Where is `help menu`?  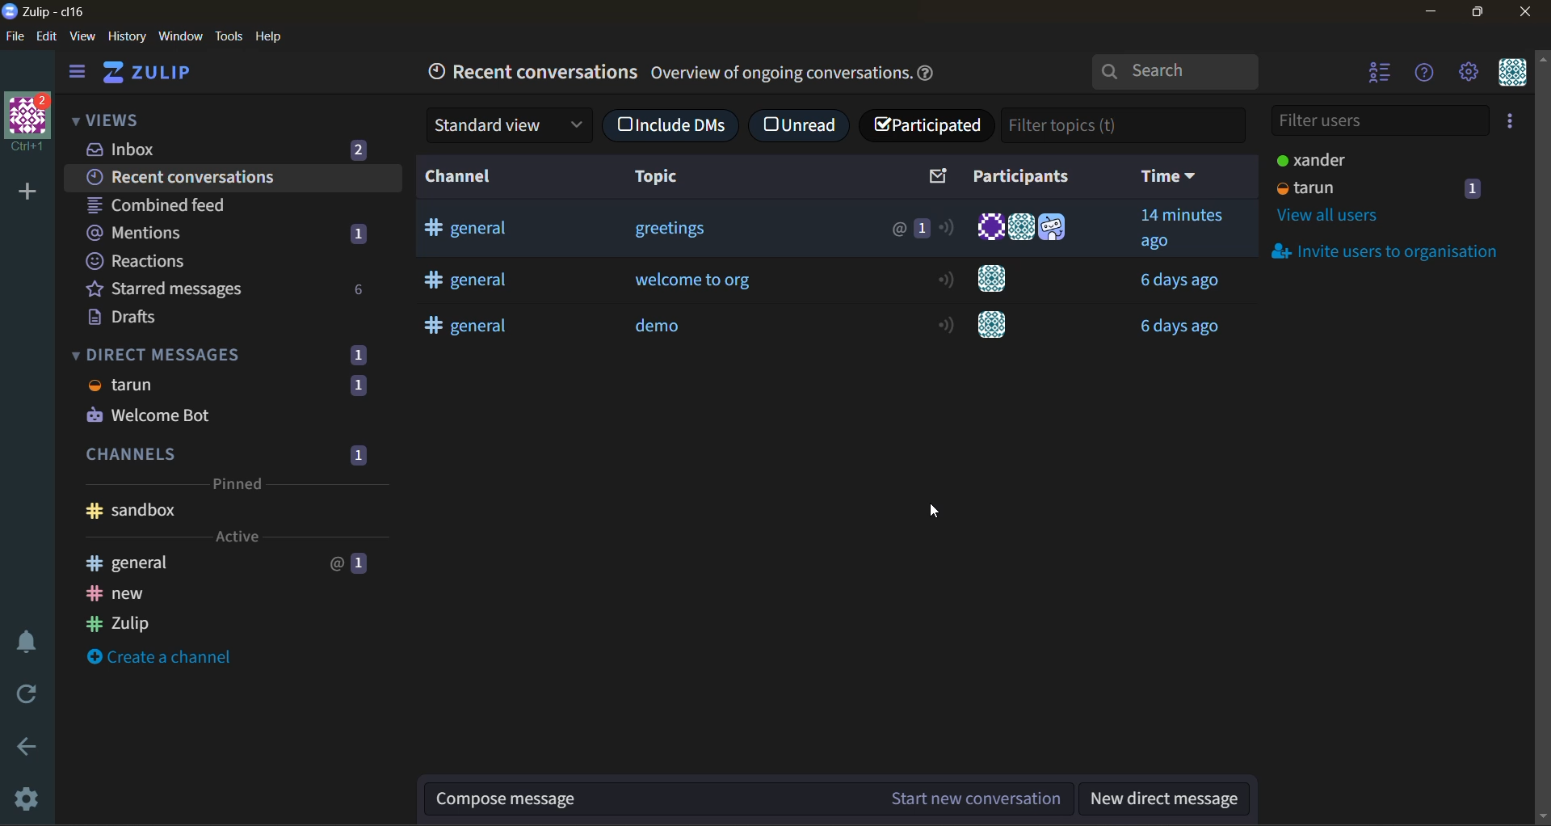 help menu is located at coordinates (1425, 77).